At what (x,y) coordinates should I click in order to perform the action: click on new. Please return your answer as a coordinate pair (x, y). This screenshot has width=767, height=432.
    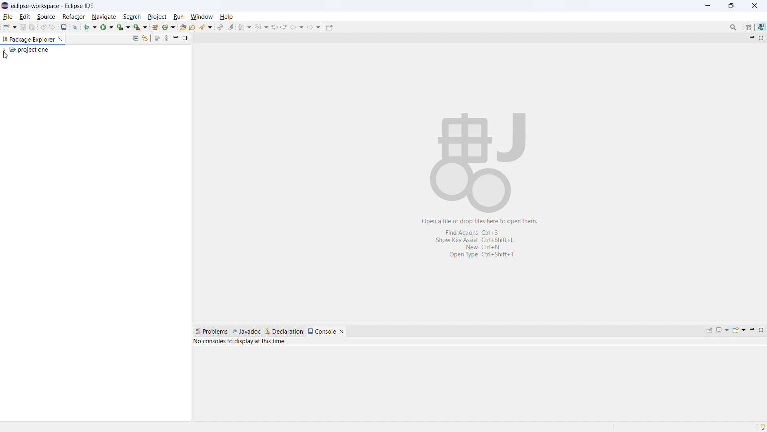
    Looking at the image, I should click on (9, 27).